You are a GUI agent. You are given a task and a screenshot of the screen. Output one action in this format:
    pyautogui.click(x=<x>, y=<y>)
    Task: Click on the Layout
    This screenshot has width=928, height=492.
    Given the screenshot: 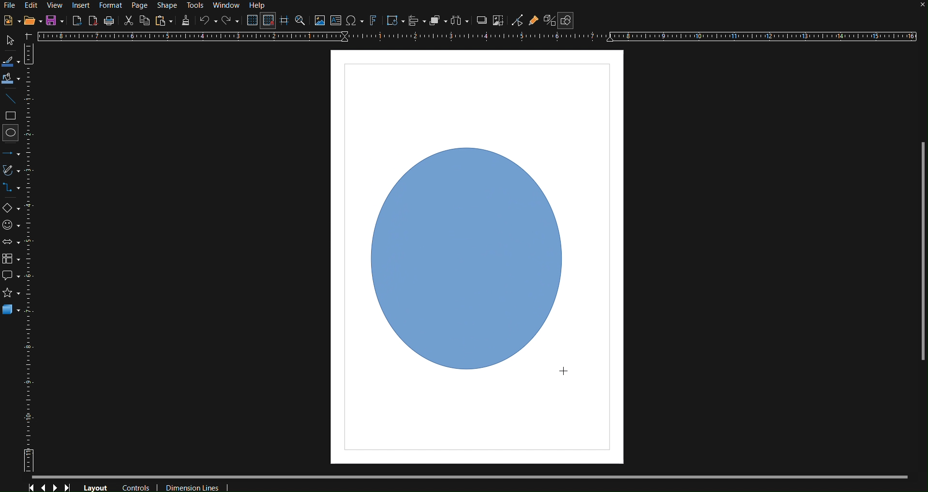 What is the action you would take?
    pyautogui.click(x=96, y=487)
    